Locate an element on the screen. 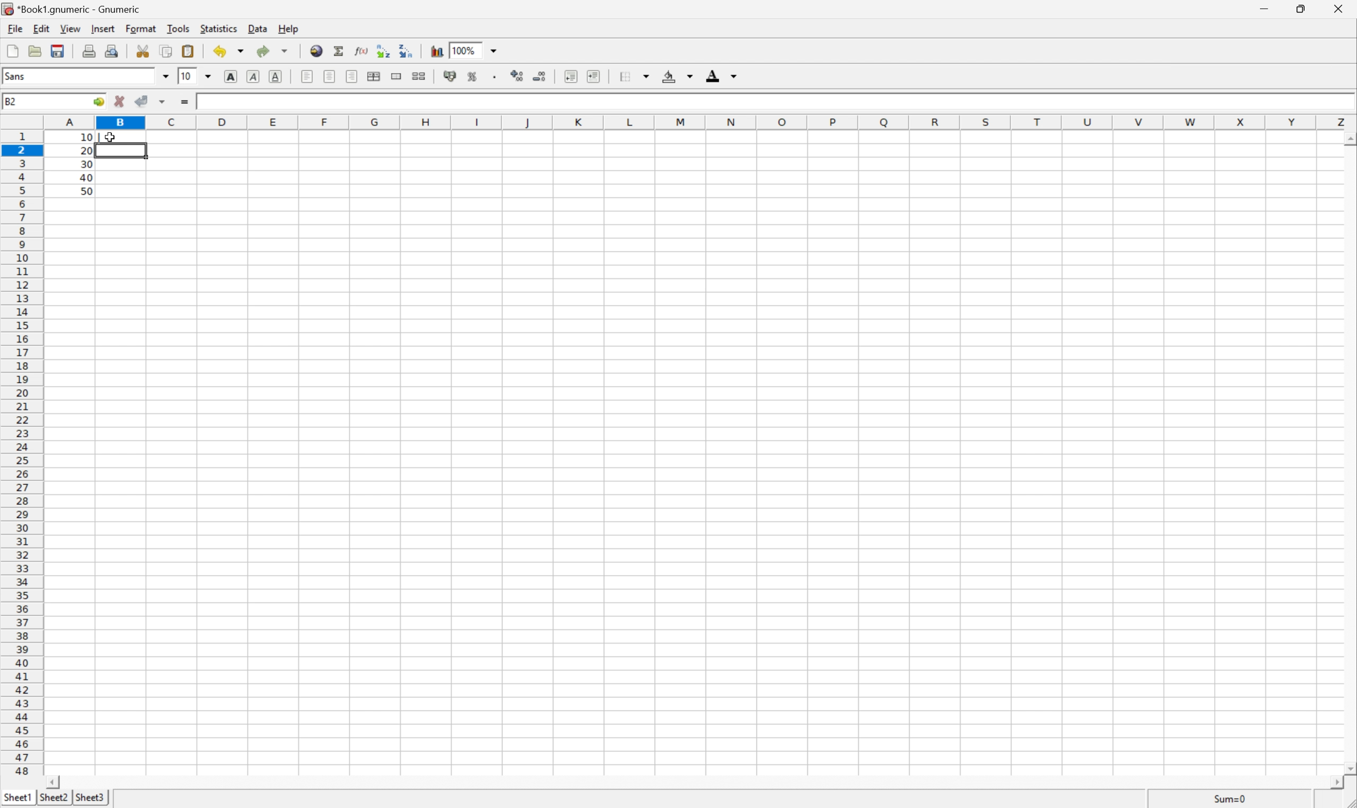  Decrease the number of decimals displayed is located at coordinates (538, 74).